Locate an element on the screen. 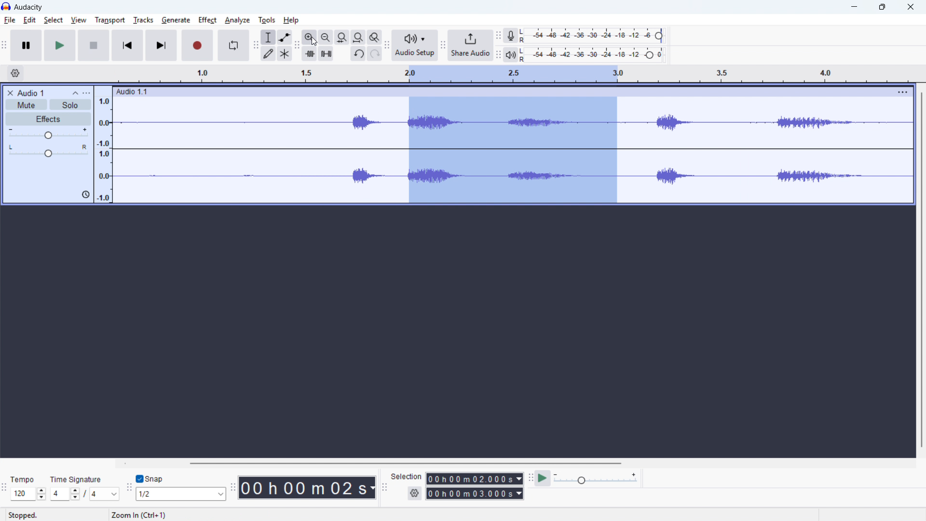 Image resolution: width=926 pixels, height=521 pixels. Selection start time is located at coordinates (475, 478).